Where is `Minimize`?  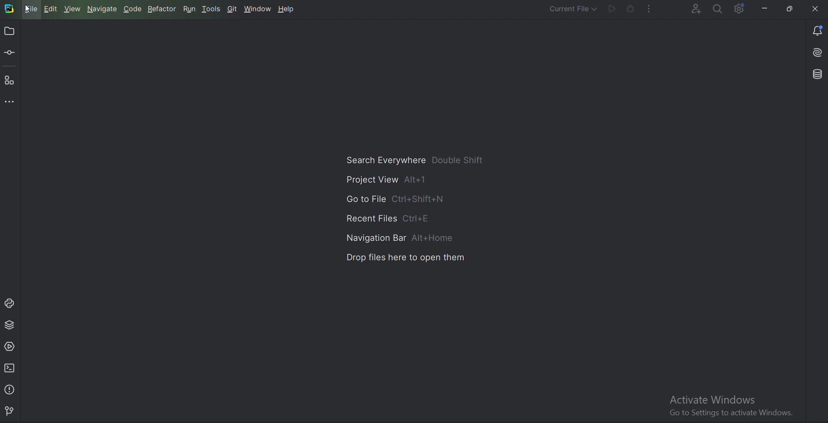
Minimize is located at coordinates (765, 9).